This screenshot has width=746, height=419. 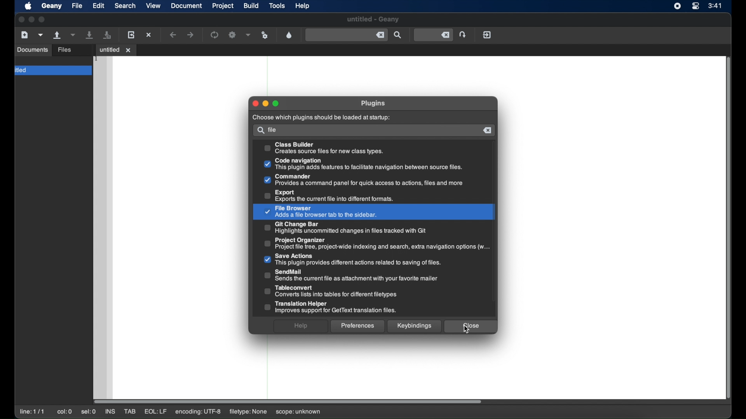 I want to click on run or view current file, so click(x=265, y=35).